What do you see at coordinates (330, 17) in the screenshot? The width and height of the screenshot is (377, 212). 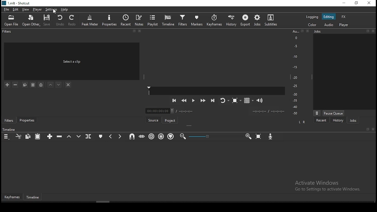 I see `editing` at bounding box center [330, 17].